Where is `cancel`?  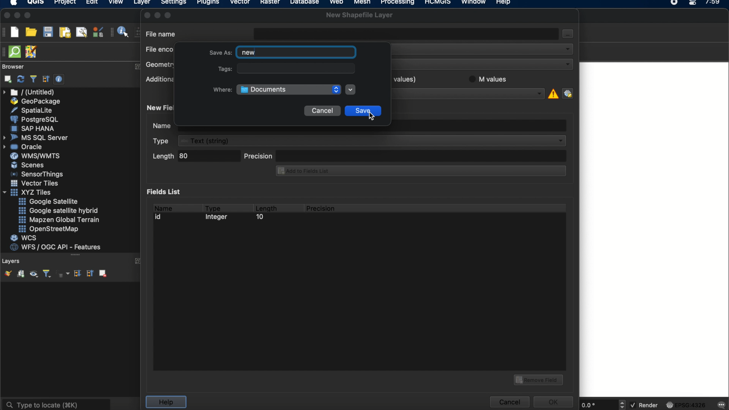 cancel is located at coordinates (509, 402).